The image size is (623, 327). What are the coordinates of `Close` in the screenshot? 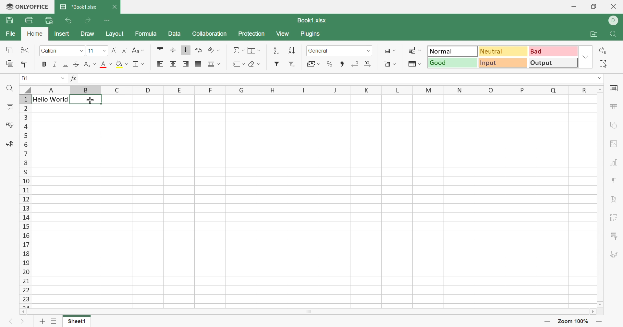 It's located at (115, 8).